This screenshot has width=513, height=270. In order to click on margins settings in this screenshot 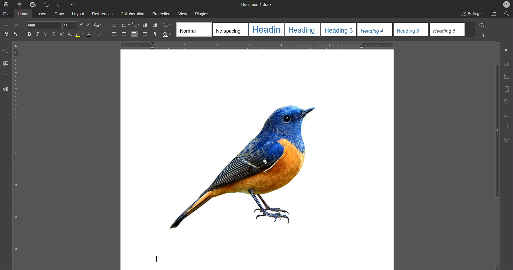, I will do `click(506, 90)`.